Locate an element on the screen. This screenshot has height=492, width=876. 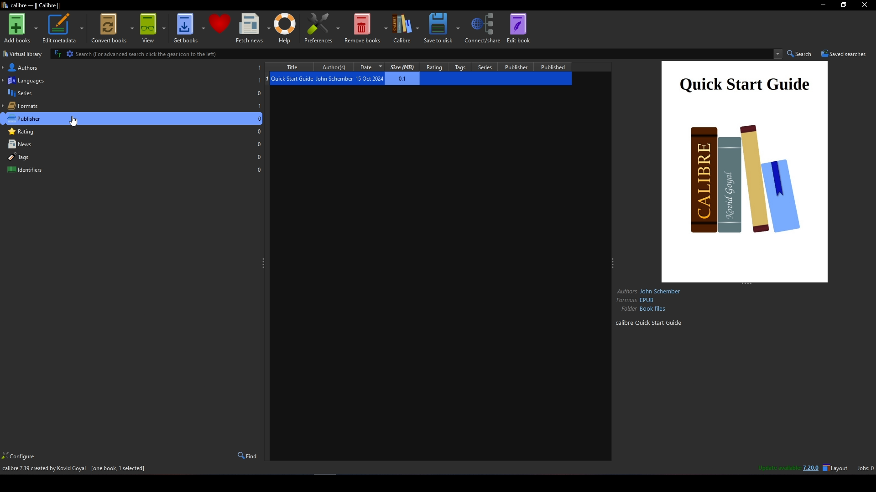
Minimize is located at coordinates (823, 5).